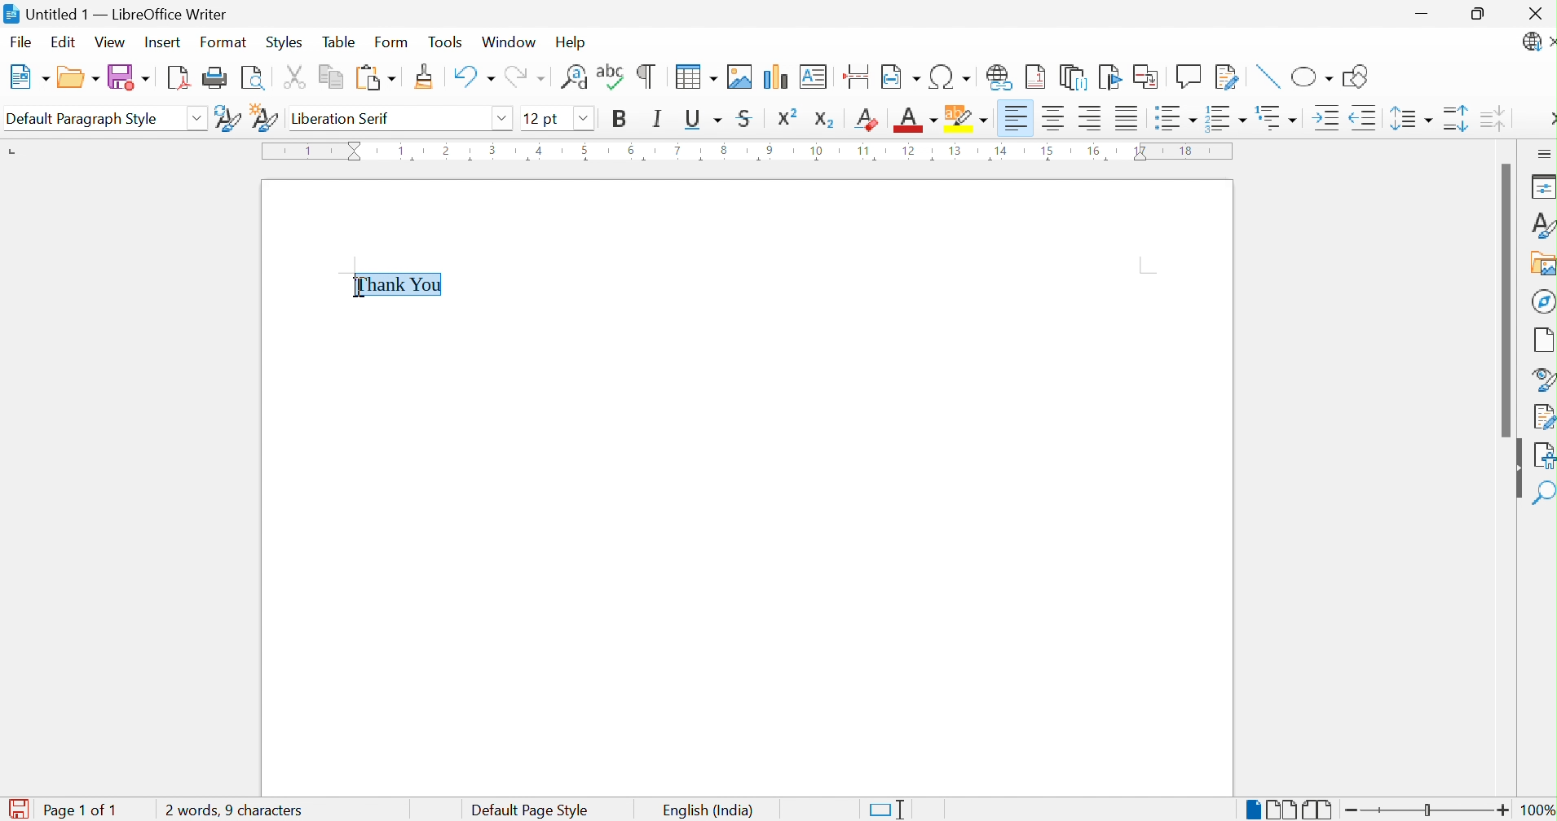 The height and width of the screenshot is (821, 1557). Describe the element at coordinates (1533, 12) in the screenshot. I see `Close` at that location.